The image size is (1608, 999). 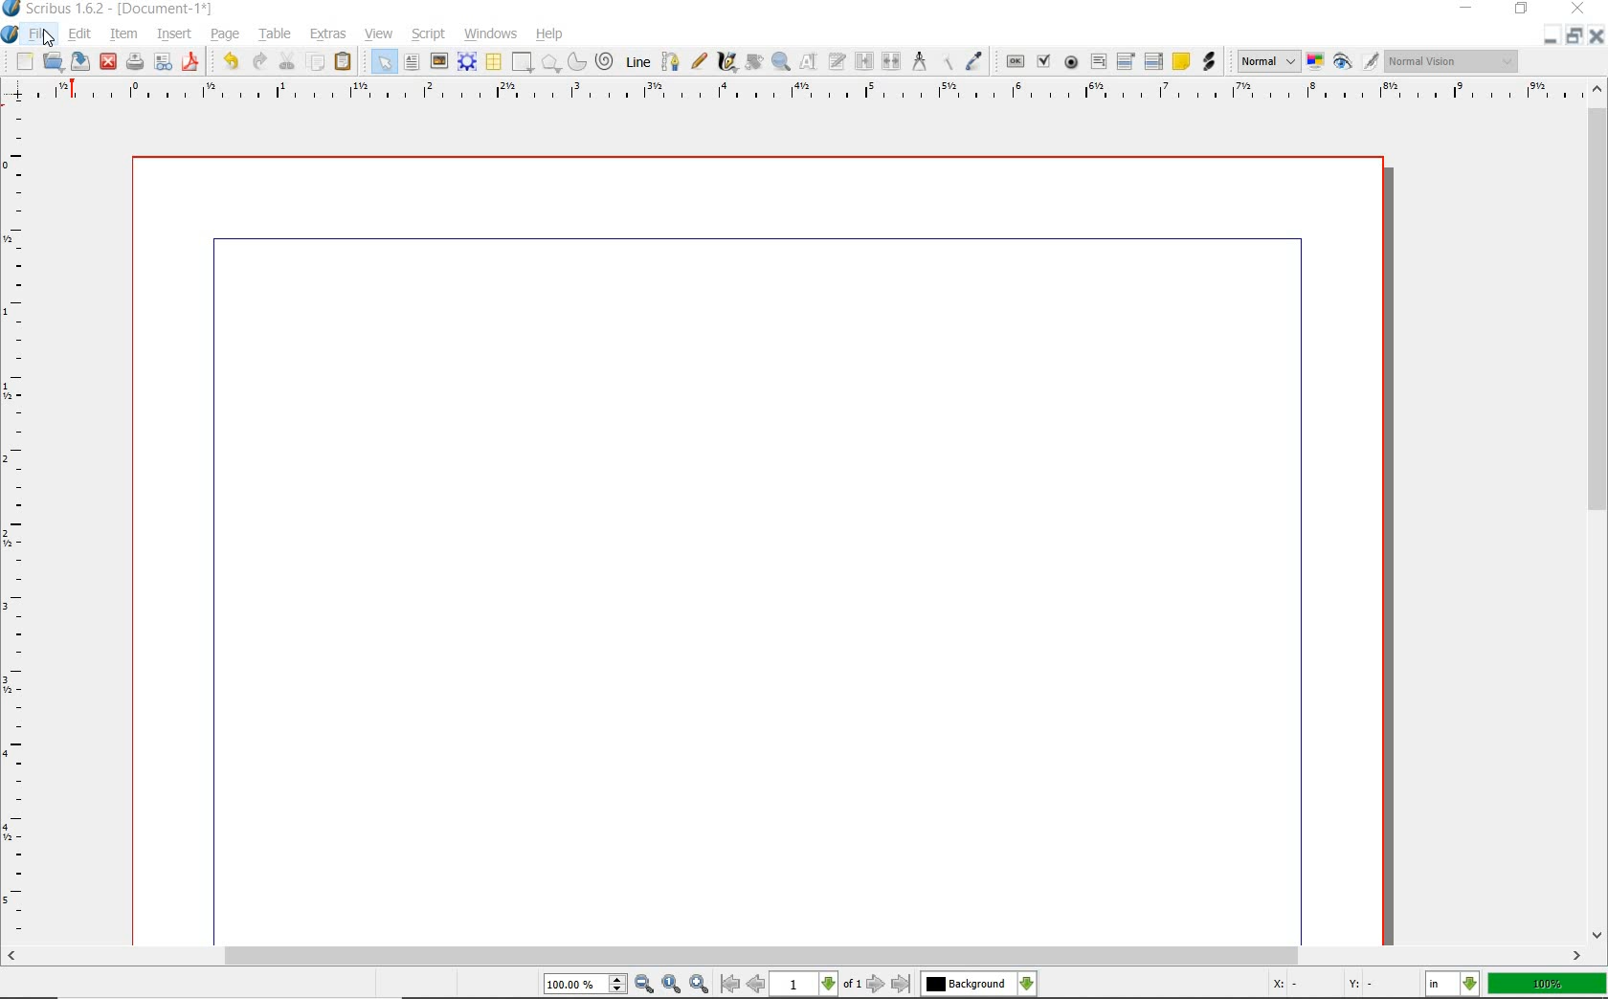 What do you see at coordinates (1322, 986) in the screenshot?
I see `coordinates` at bounding box center [1322, 986].